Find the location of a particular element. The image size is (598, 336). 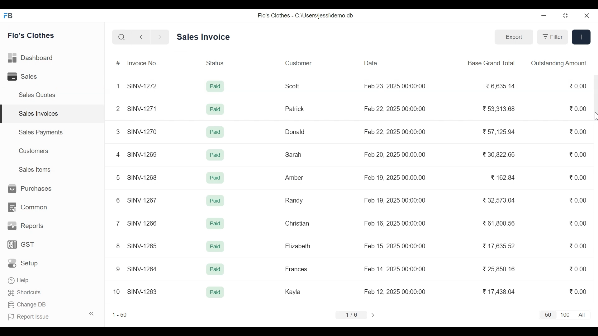

| Report Issue is located at coordinates (52, 316).